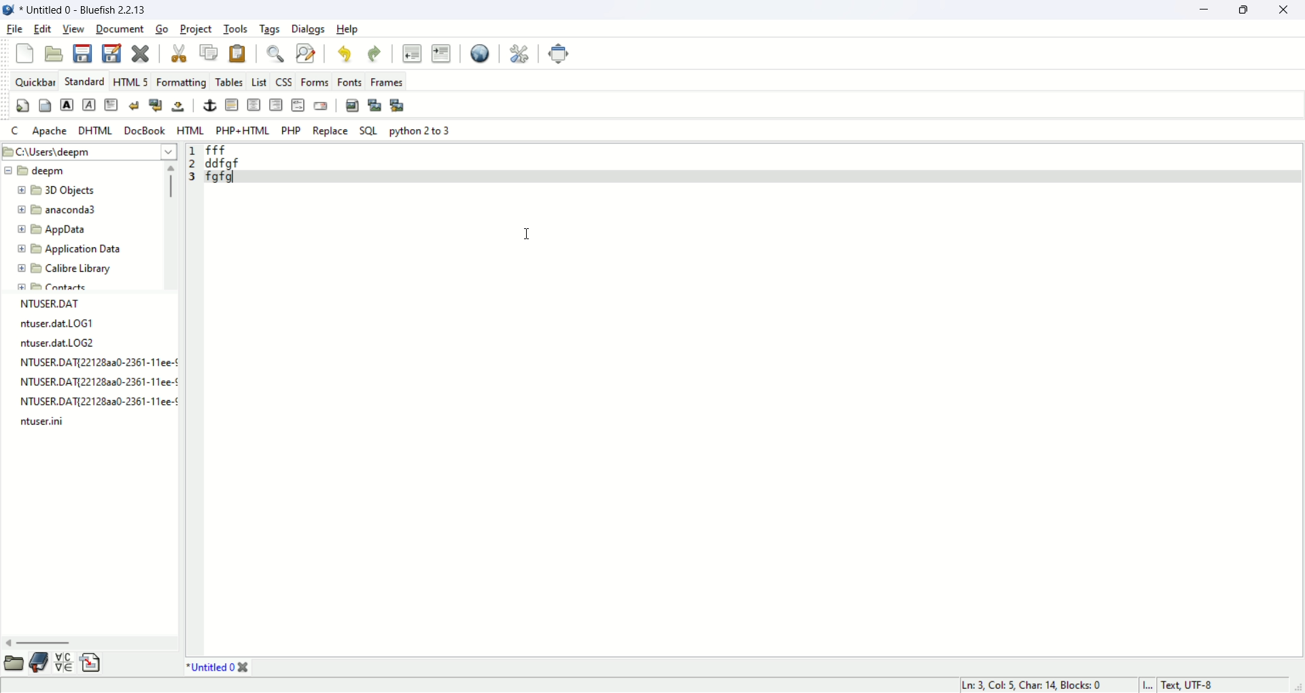 The width and height of the screenshot is (1305, 693). Describe the element at coordinates (321, 105) in the screenshot. I see `email` at that location.